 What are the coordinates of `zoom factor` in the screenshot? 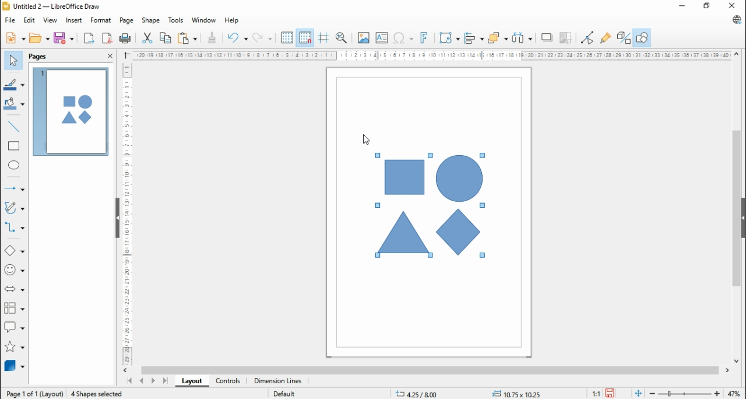 It's located at (734, 393).